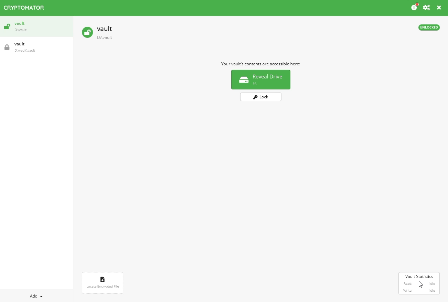 The image size is (448, 302). What do you see at coordinates (261, 79) in the screenshot?
I see `reveal drive` at bounding box center [261, 79].